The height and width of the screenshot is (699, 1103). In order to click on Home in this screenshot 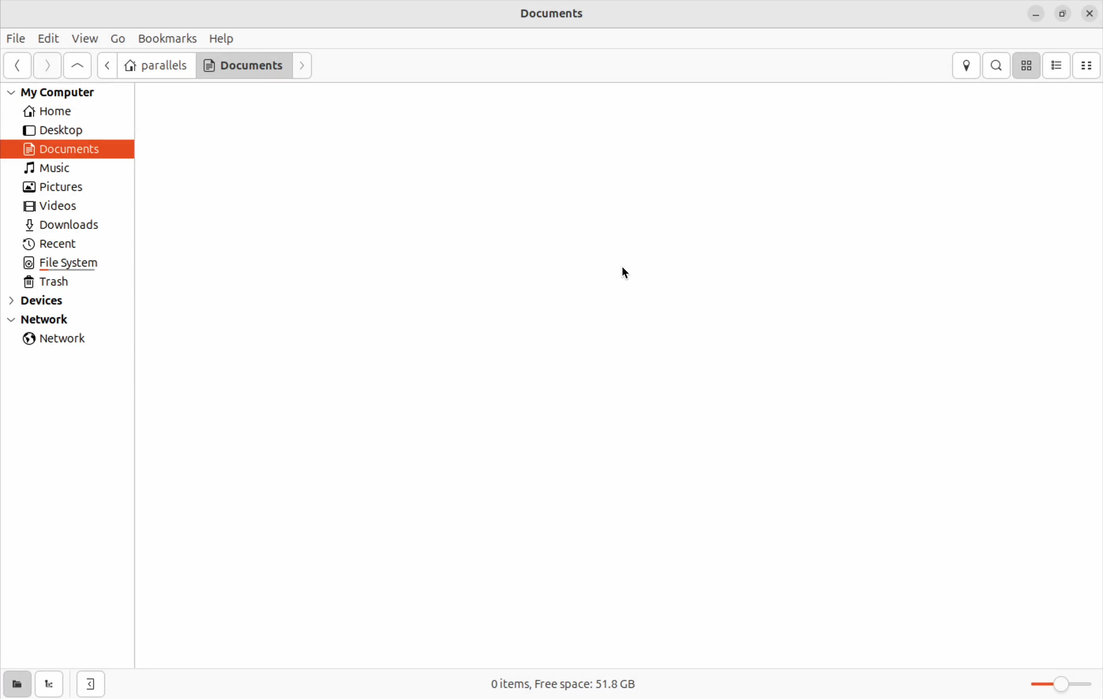, I will do `click(58, 112)`.